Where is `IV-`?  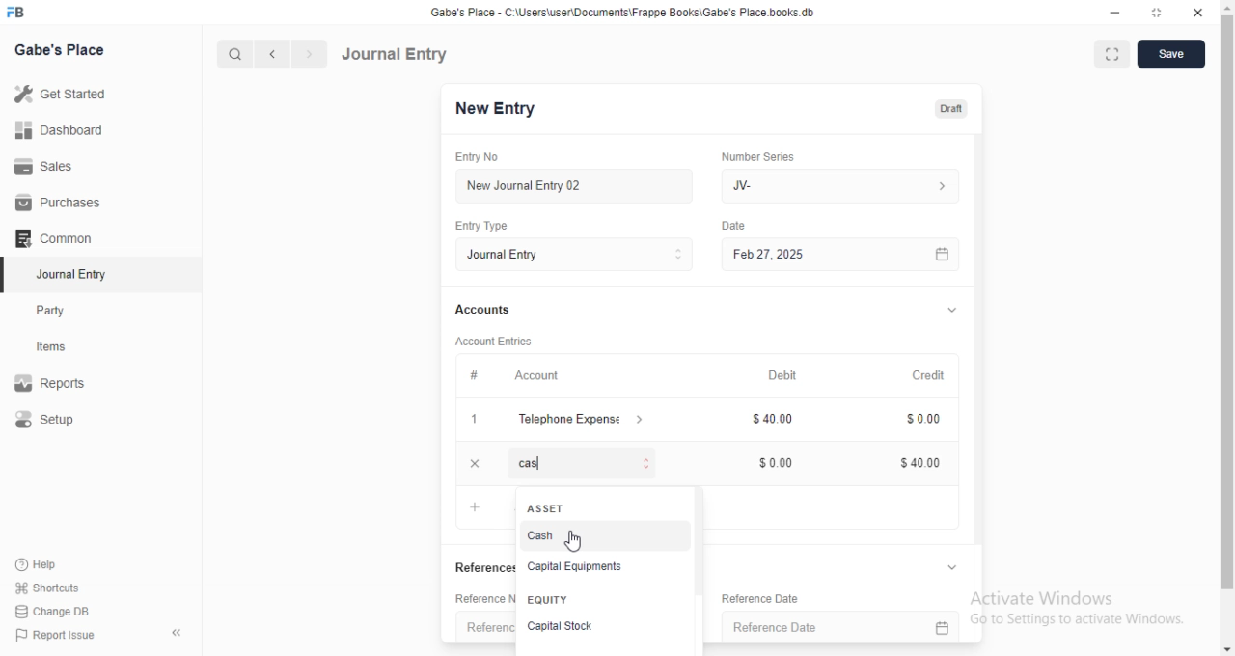 IV- is located at coordinates (846, 185).